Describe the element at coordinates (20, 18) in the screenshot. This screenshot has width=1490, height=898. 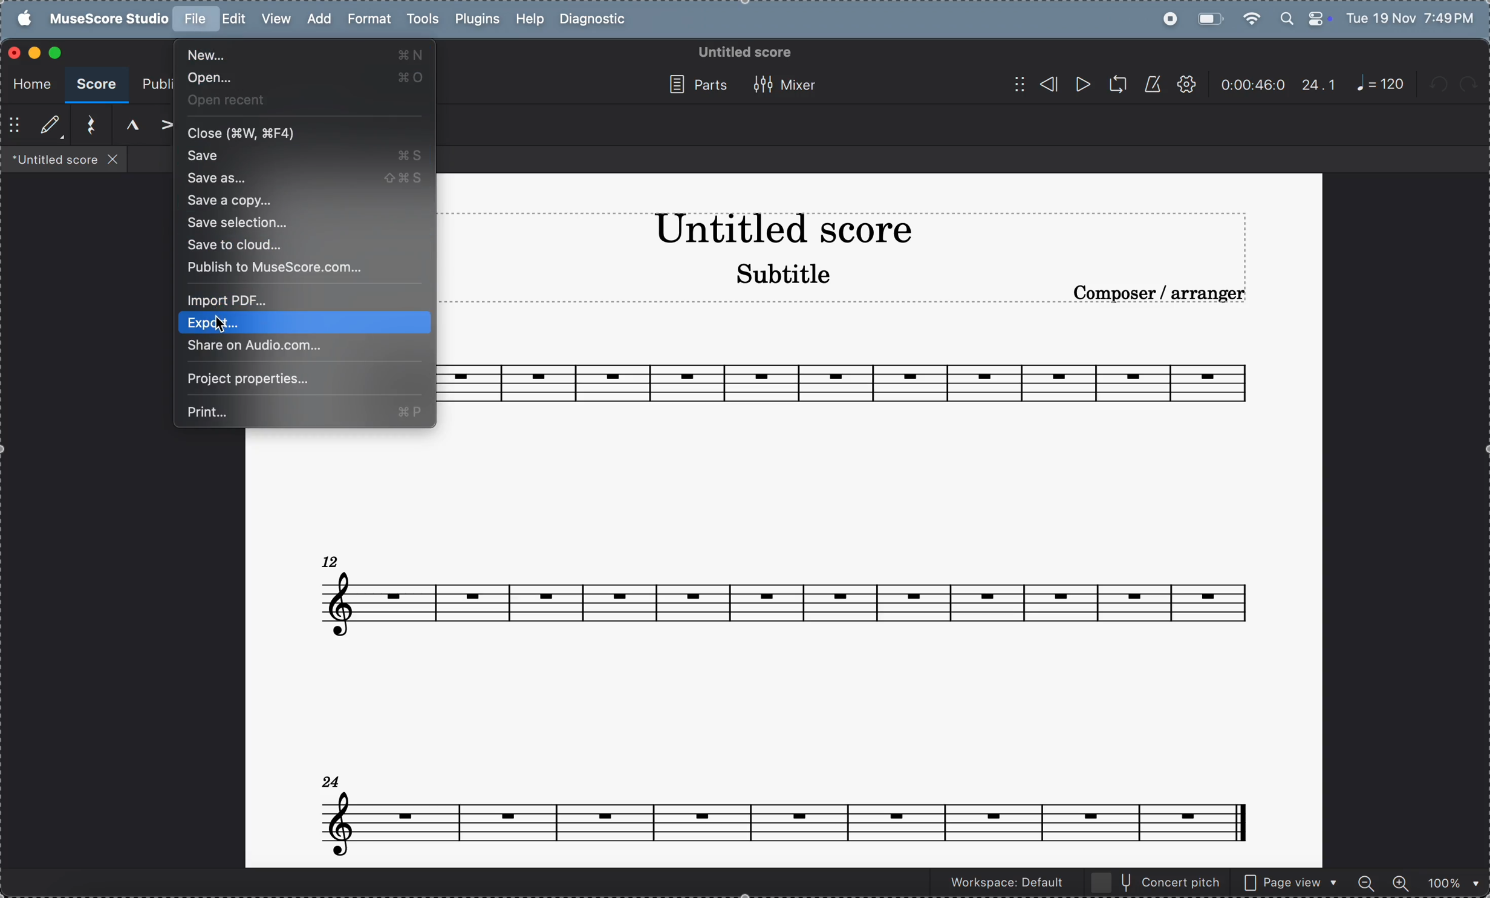
I see `apple menu` at that location.